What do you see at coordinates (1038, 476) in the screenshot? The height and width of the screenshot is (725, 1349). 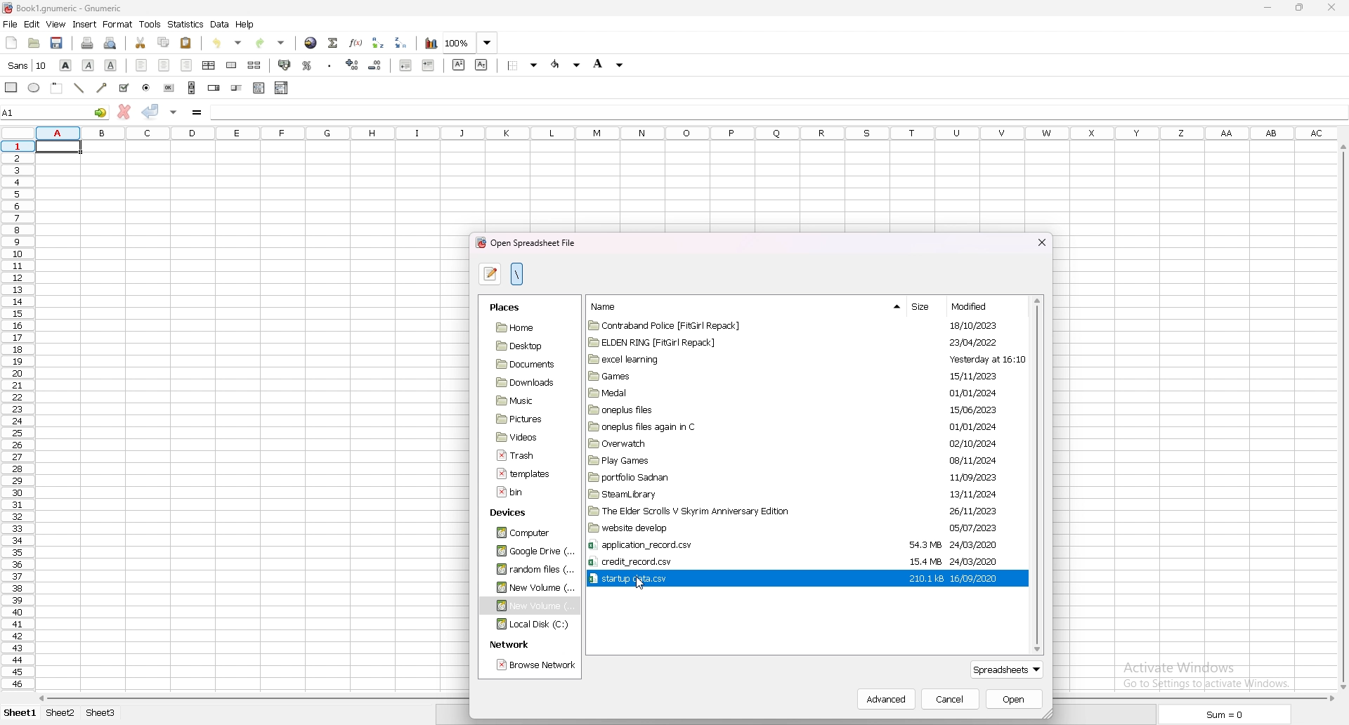 I see `scroll bar` at bounding box center [1038, 476].